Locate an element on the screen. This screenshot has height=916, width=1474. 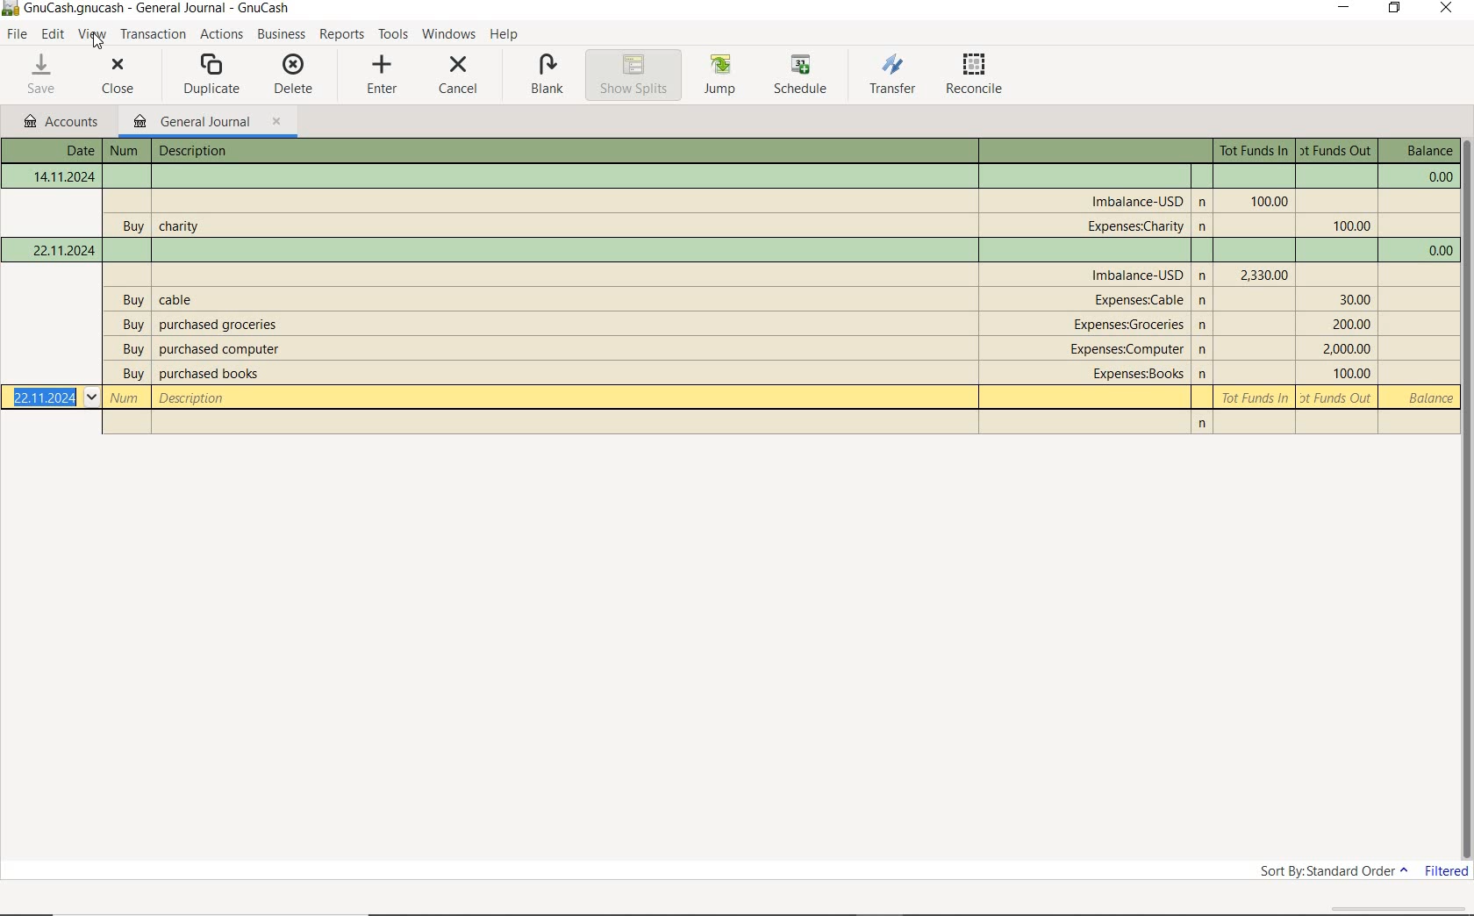
balance is located at coordinates (1425, 152).